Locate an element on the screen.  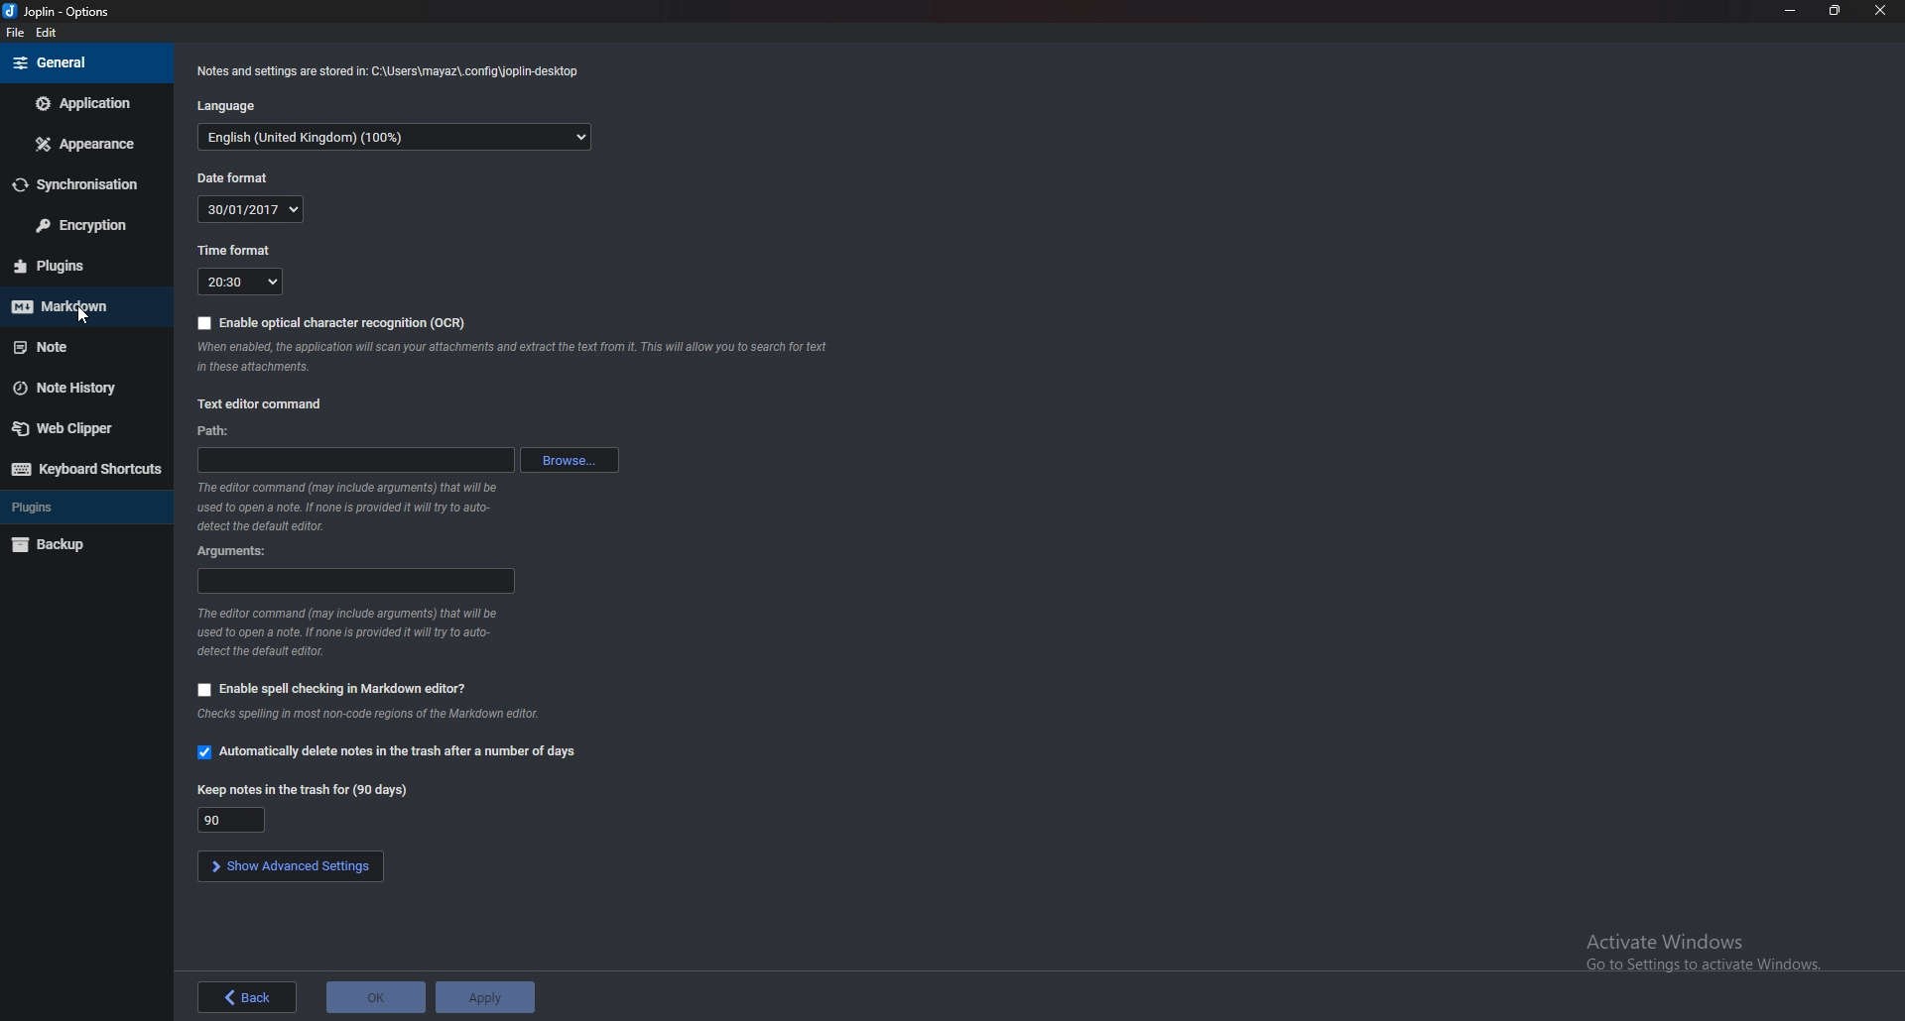
path is located at coordinates (347, 460).